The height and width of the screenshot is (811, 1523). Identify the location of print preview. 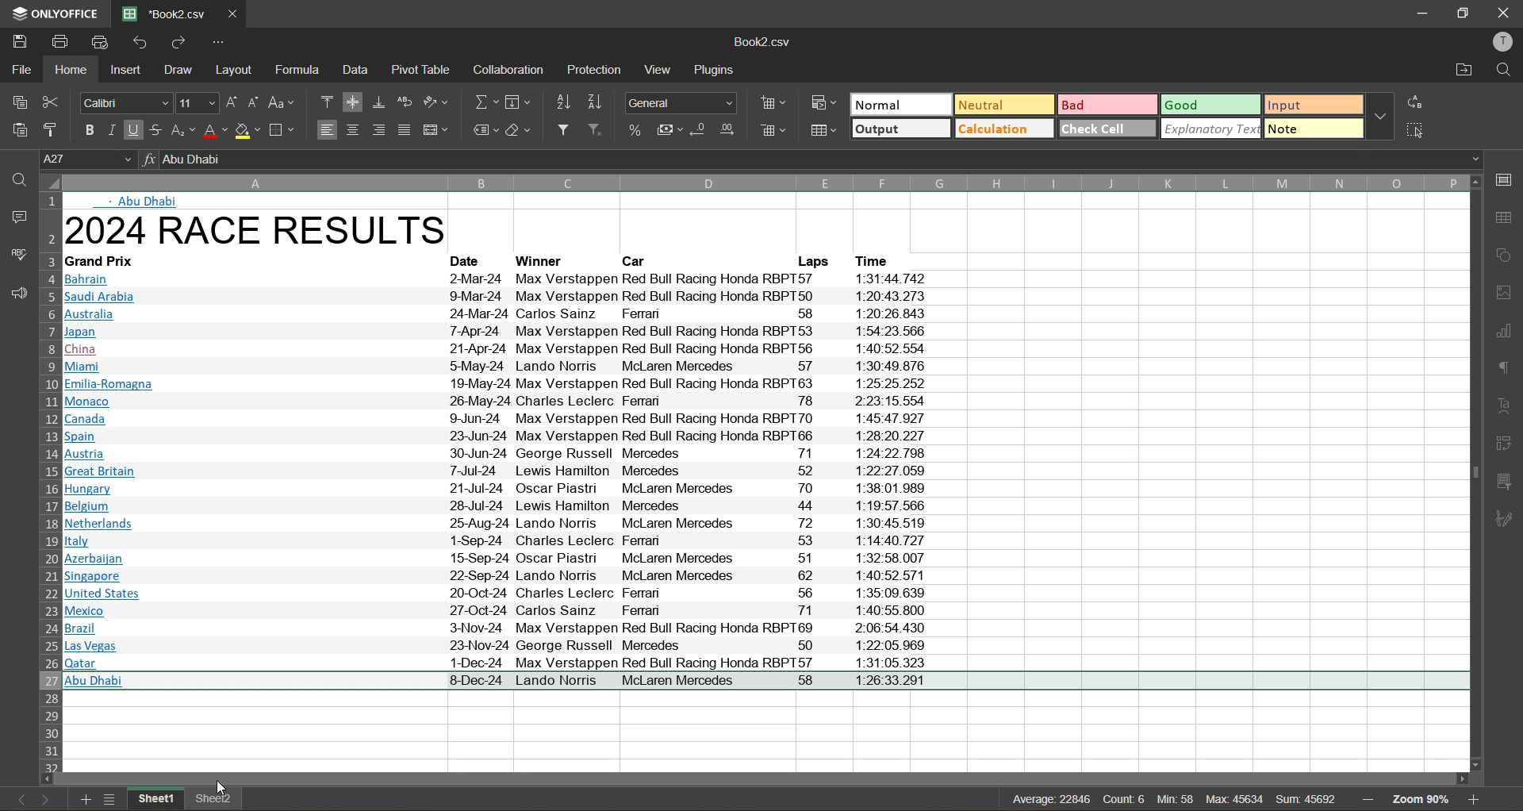
(103, 42).